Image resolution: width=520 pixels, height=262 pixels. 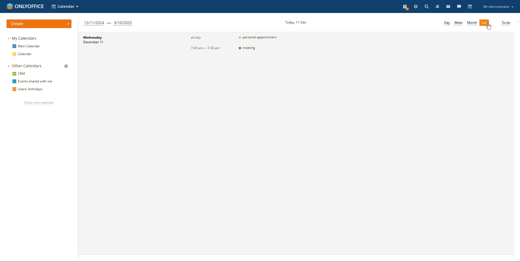 I want to click on cursor, so click(x=489, y=27).